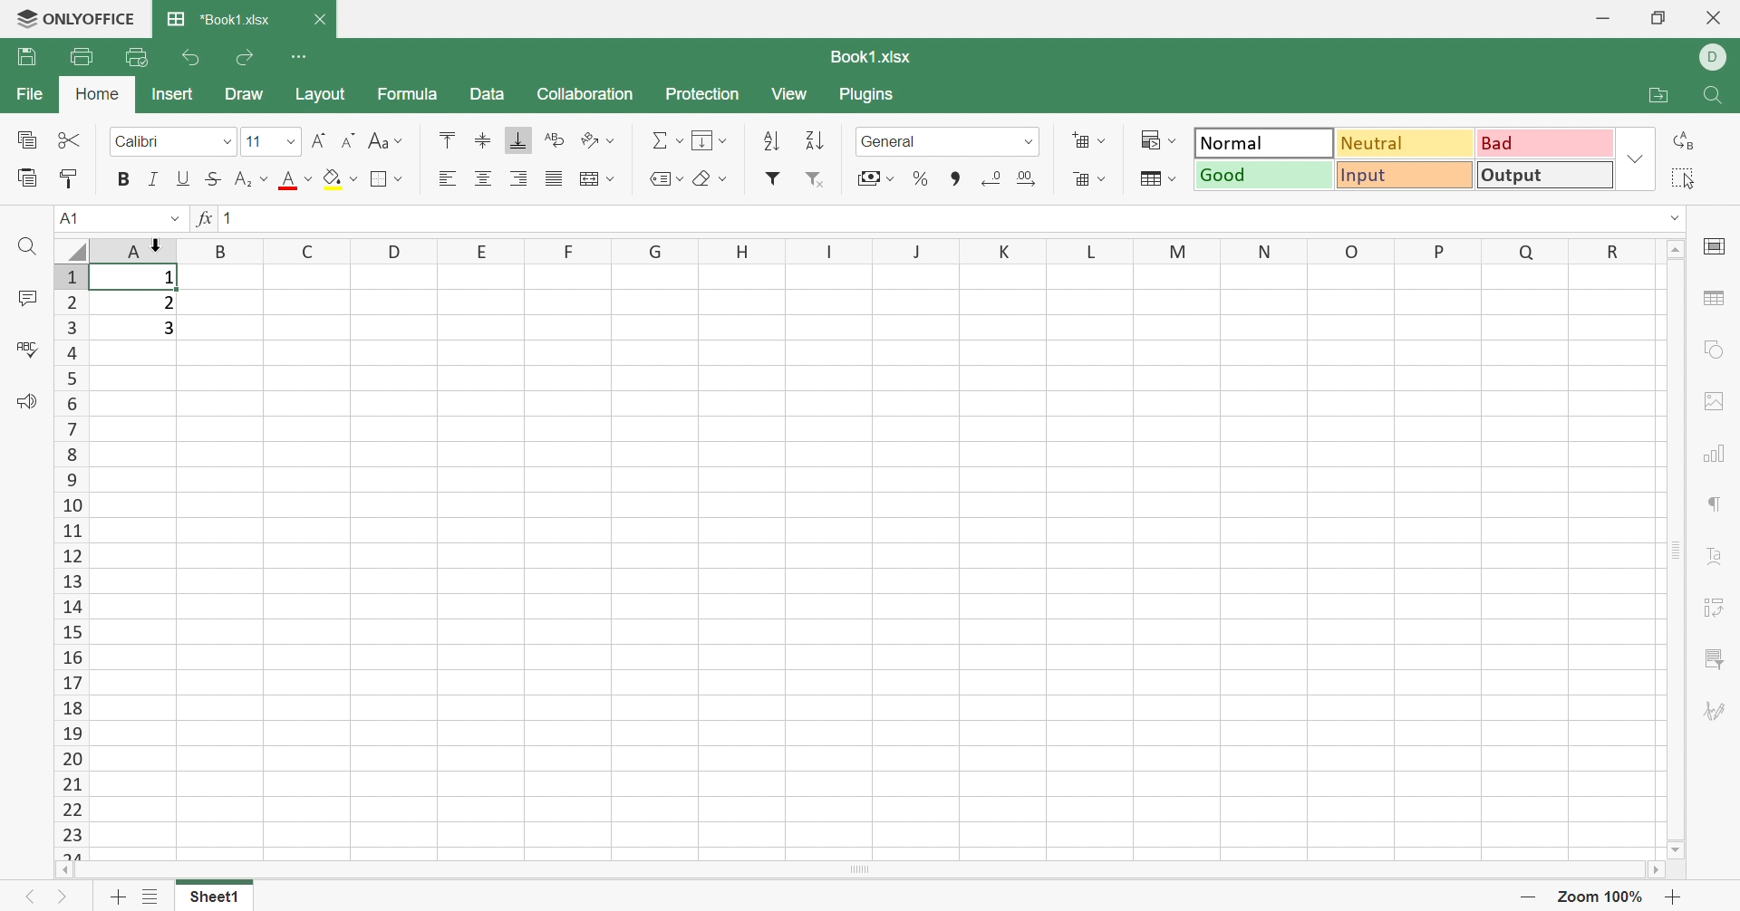 The width and height of the screenshot is (1740, 911). What do you see at coordinates (1674, 850) in the screenshot?
I see `Scroll down` at bounding box center [1674, 850].